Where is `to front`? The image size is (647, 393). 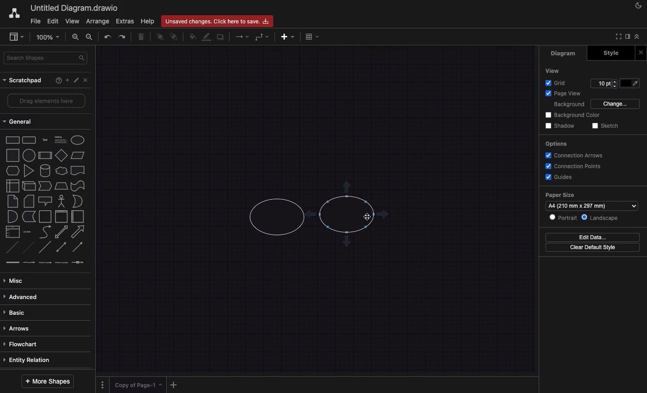
to front is located at coordinates (159, 36).